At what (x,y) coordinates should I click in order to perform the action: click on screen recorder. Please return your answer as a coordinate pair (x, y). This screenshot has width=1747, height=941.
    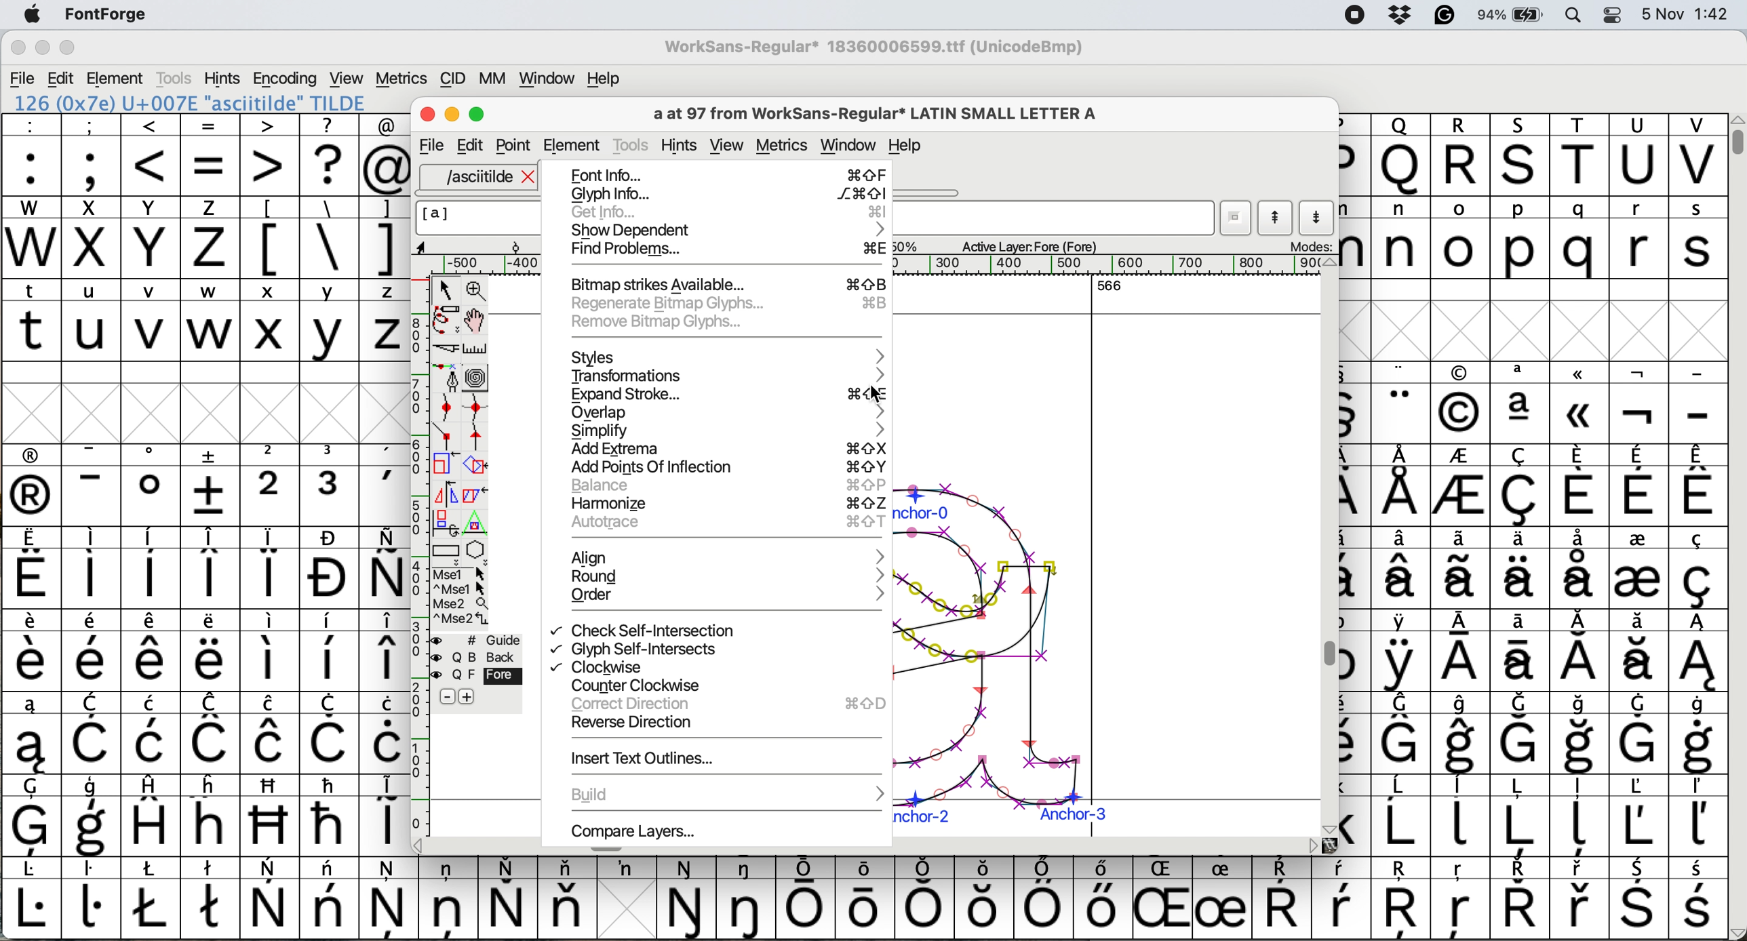
    Looking at the image, I should click on (1353, 16).